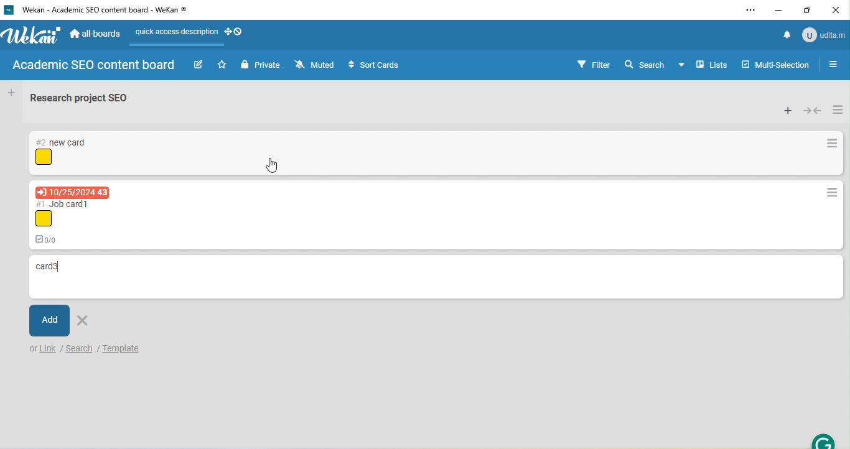 The height and width of the screenshot is (449, 850). What do you see at coordinates (273, 165) in the screenshot?
I see `cursor` at bounding box center [273, 165].